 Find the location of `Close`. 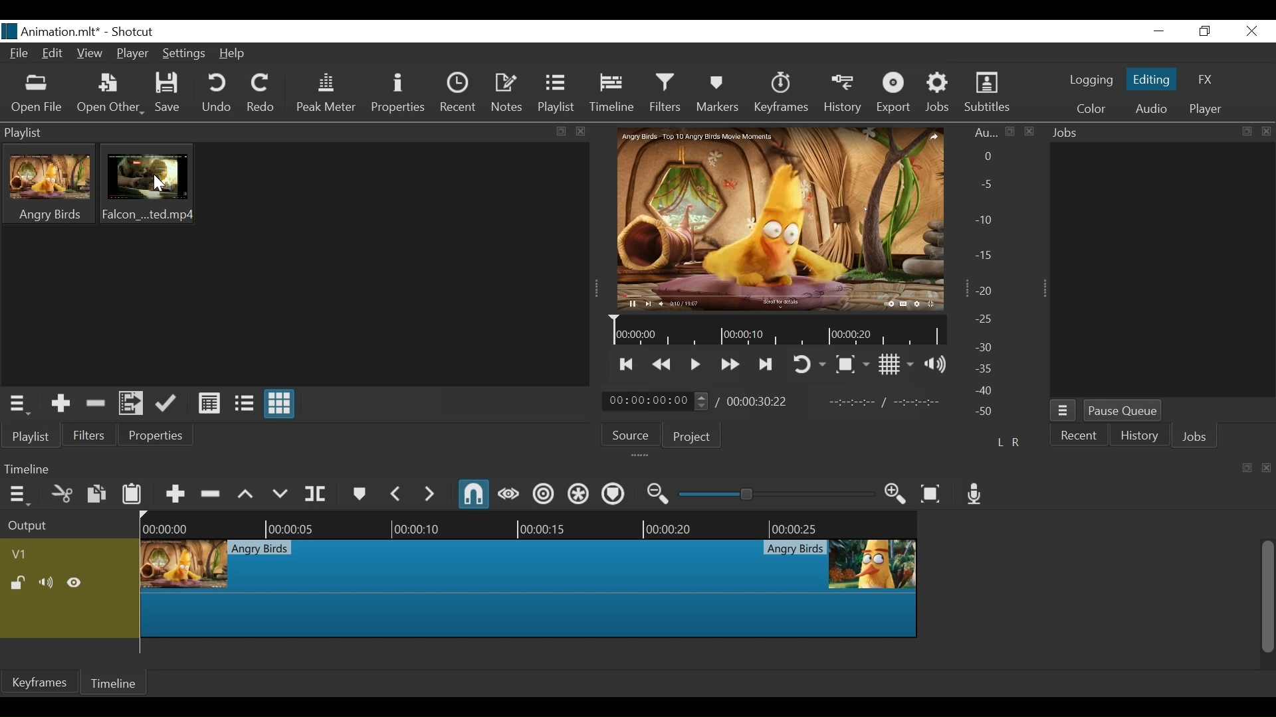

Close is located at coordinates (1253, 32).